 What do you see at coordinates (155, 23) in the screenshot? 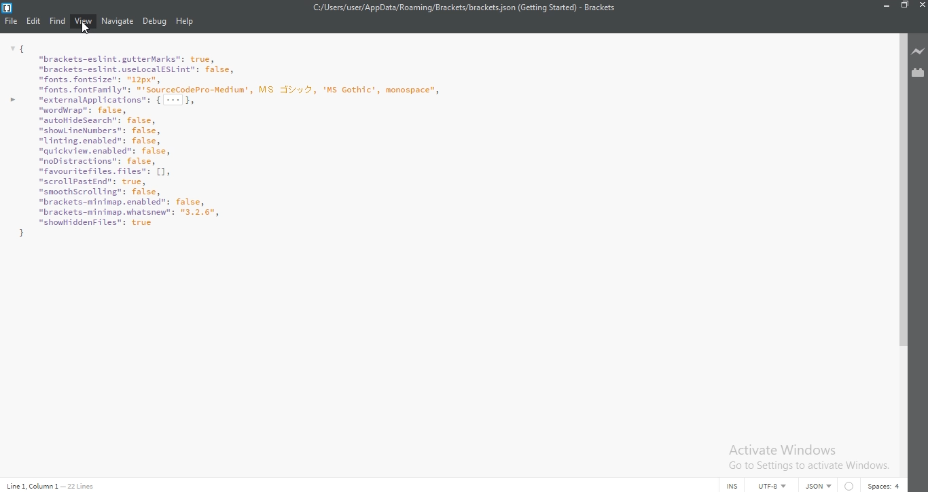
I see `Debug` at bounding box center [155, 23].